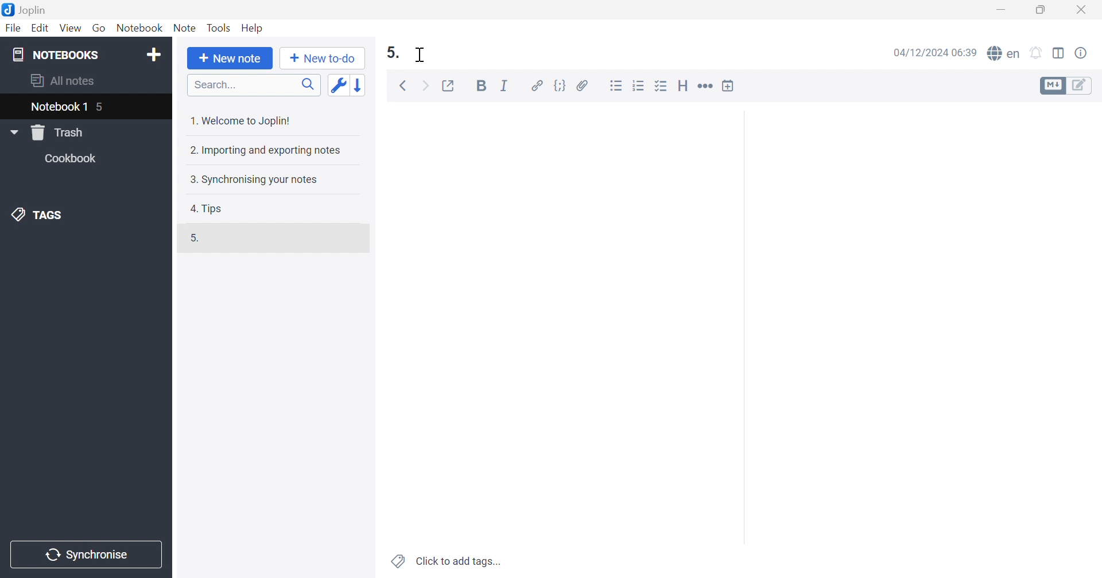  Describe the element at coordinates (480, 85) in the screenshot. I see `Bold` at that location.